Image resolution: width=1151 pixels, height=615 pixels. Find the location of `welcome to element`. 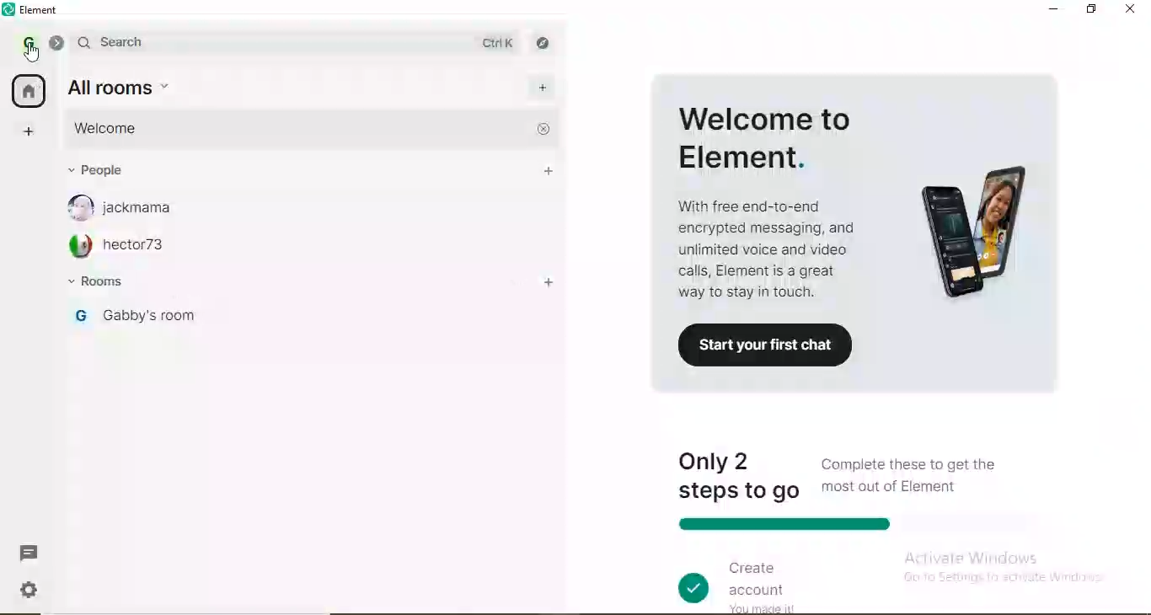

welcome to element is located at coordinates (757, 189).